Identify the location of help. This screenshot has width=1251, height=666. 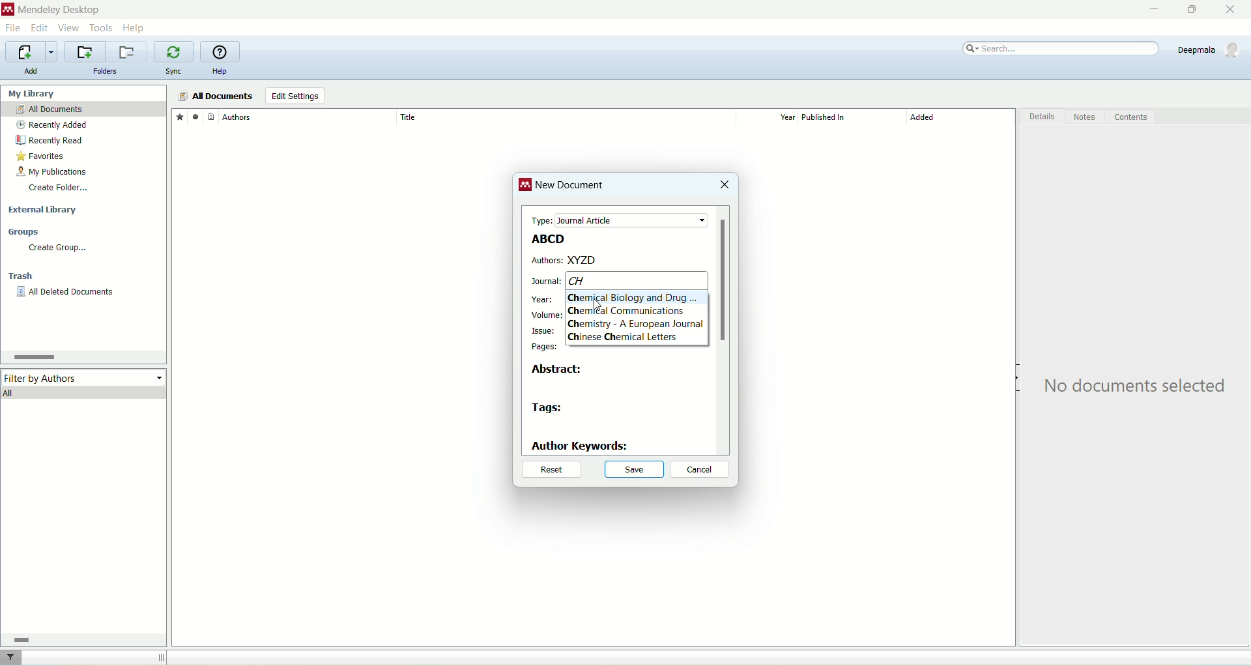
(220, 72).